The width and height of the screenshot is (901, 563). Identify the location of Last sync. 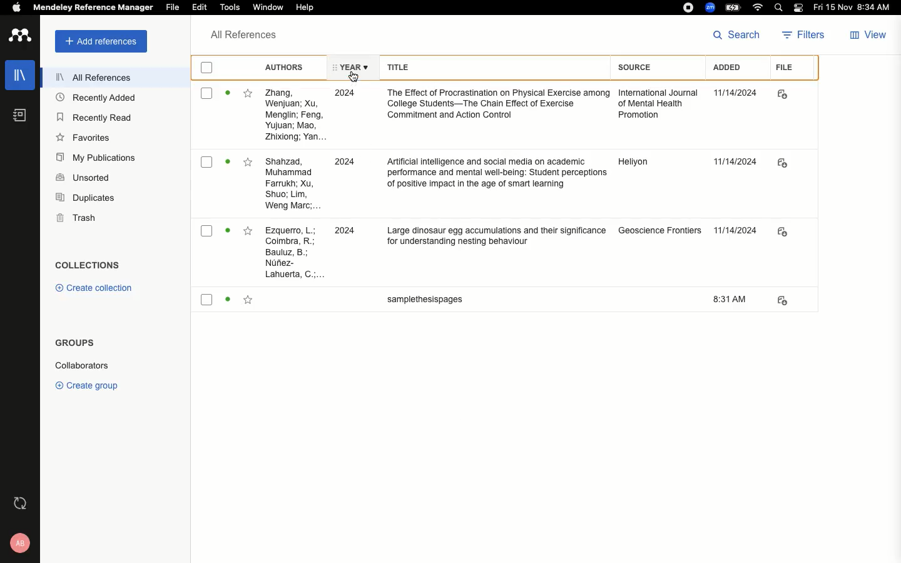
(18, 502).